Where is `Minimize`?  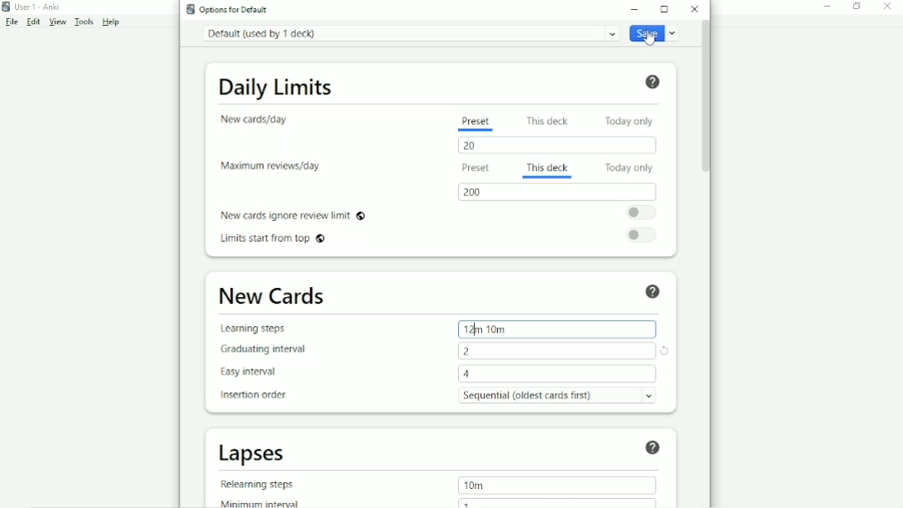
Minimize is located at coordinates (827, 8).